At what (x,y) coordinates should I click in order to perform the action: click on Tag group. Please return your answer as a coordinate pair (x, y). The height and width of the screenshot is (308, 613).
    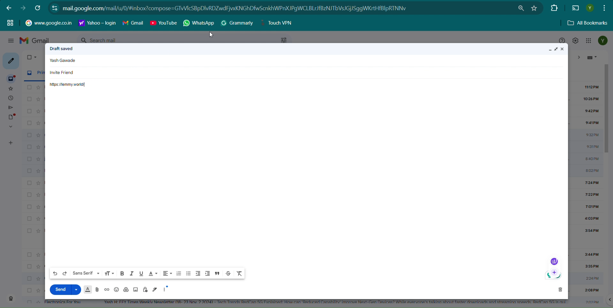
    Looking at the image, I should click on (10, 22).